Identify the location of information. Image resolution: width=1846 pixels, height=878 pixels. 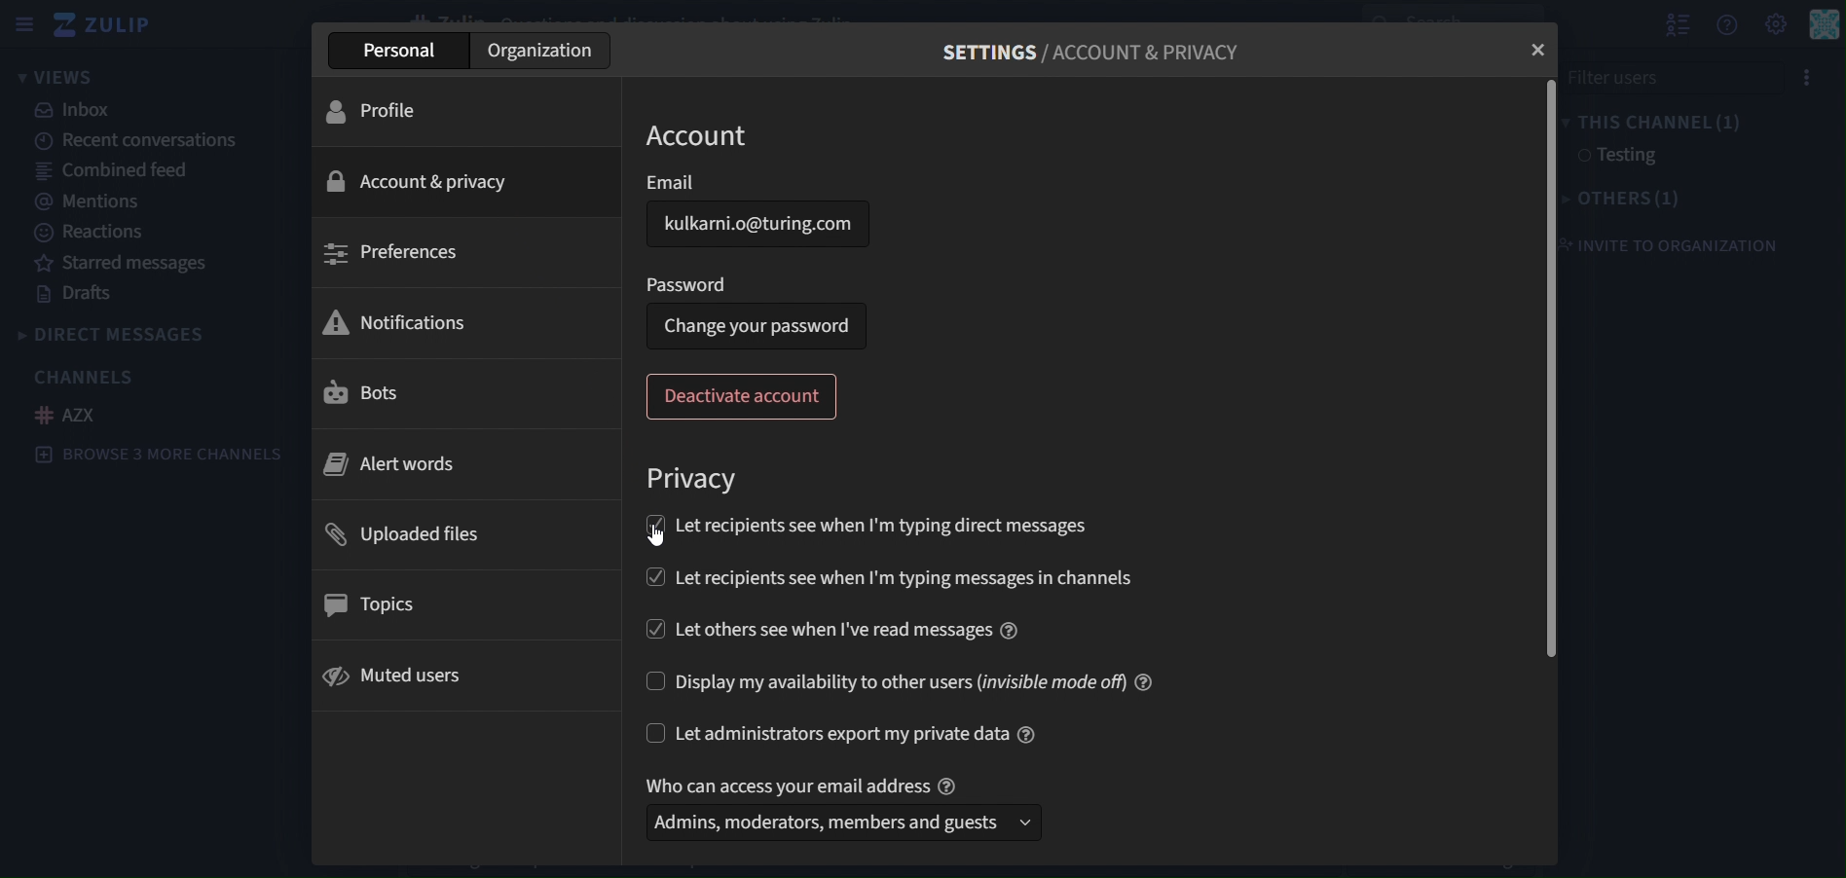
(1035, 734).